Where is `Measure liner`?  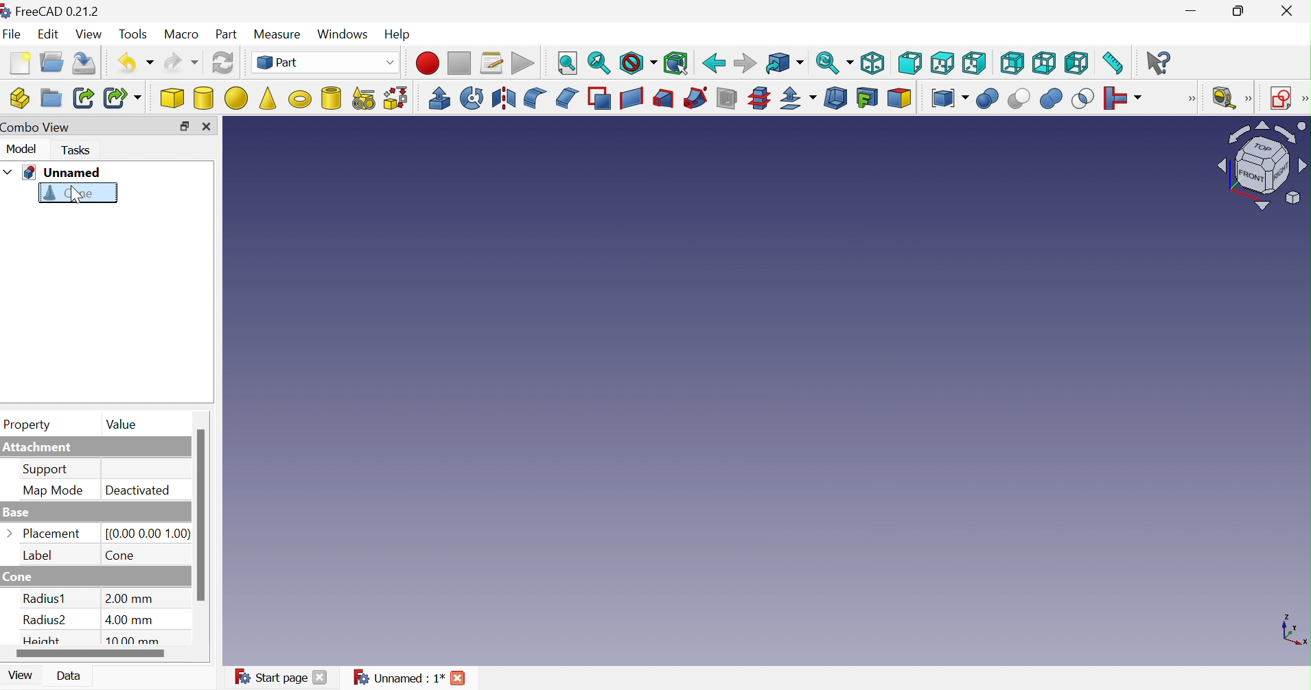
Measure liner is located at coordinates (1225, 97).